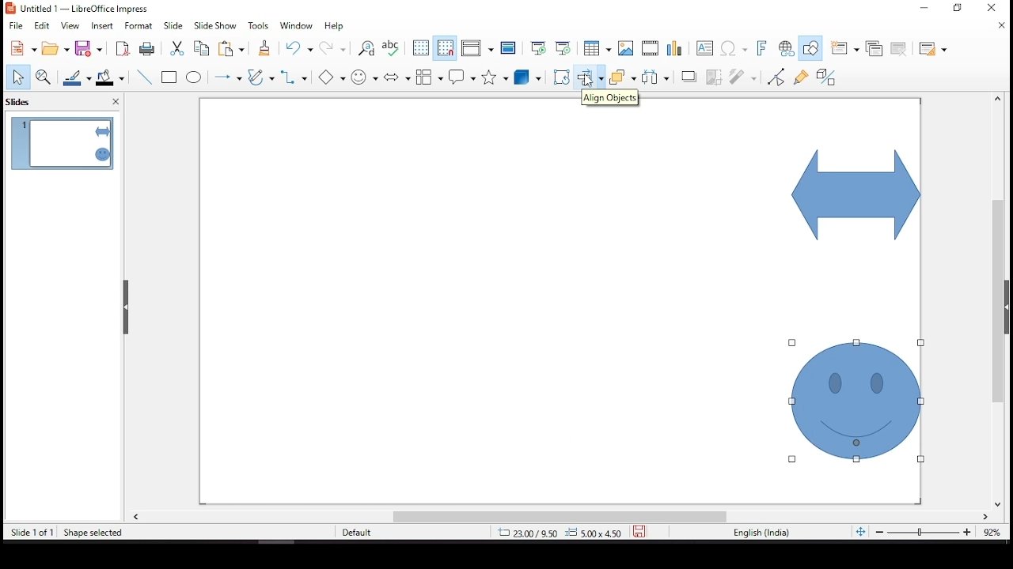 The image size is (1013, 569). Describe the element at coordinates (560, 49) in the screenshot. I see `start from current slide` at that location.